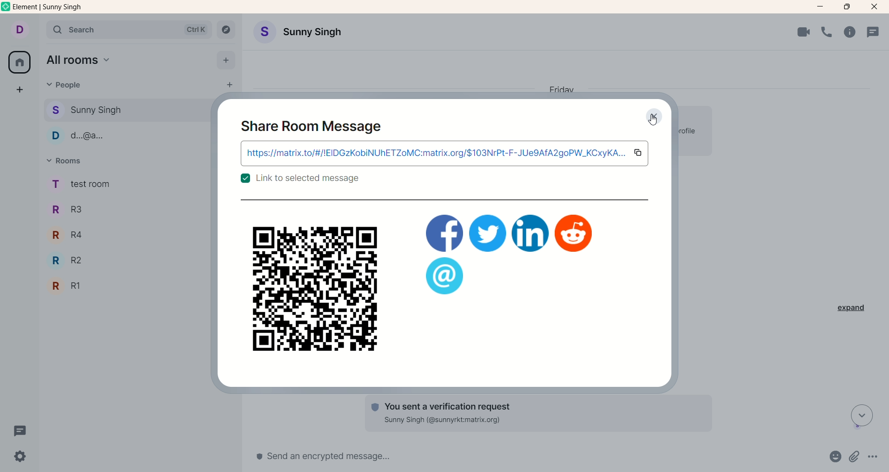  Describe the element at coordinates (226, 31) in the screenshot. I see `explore rooms` at that location.